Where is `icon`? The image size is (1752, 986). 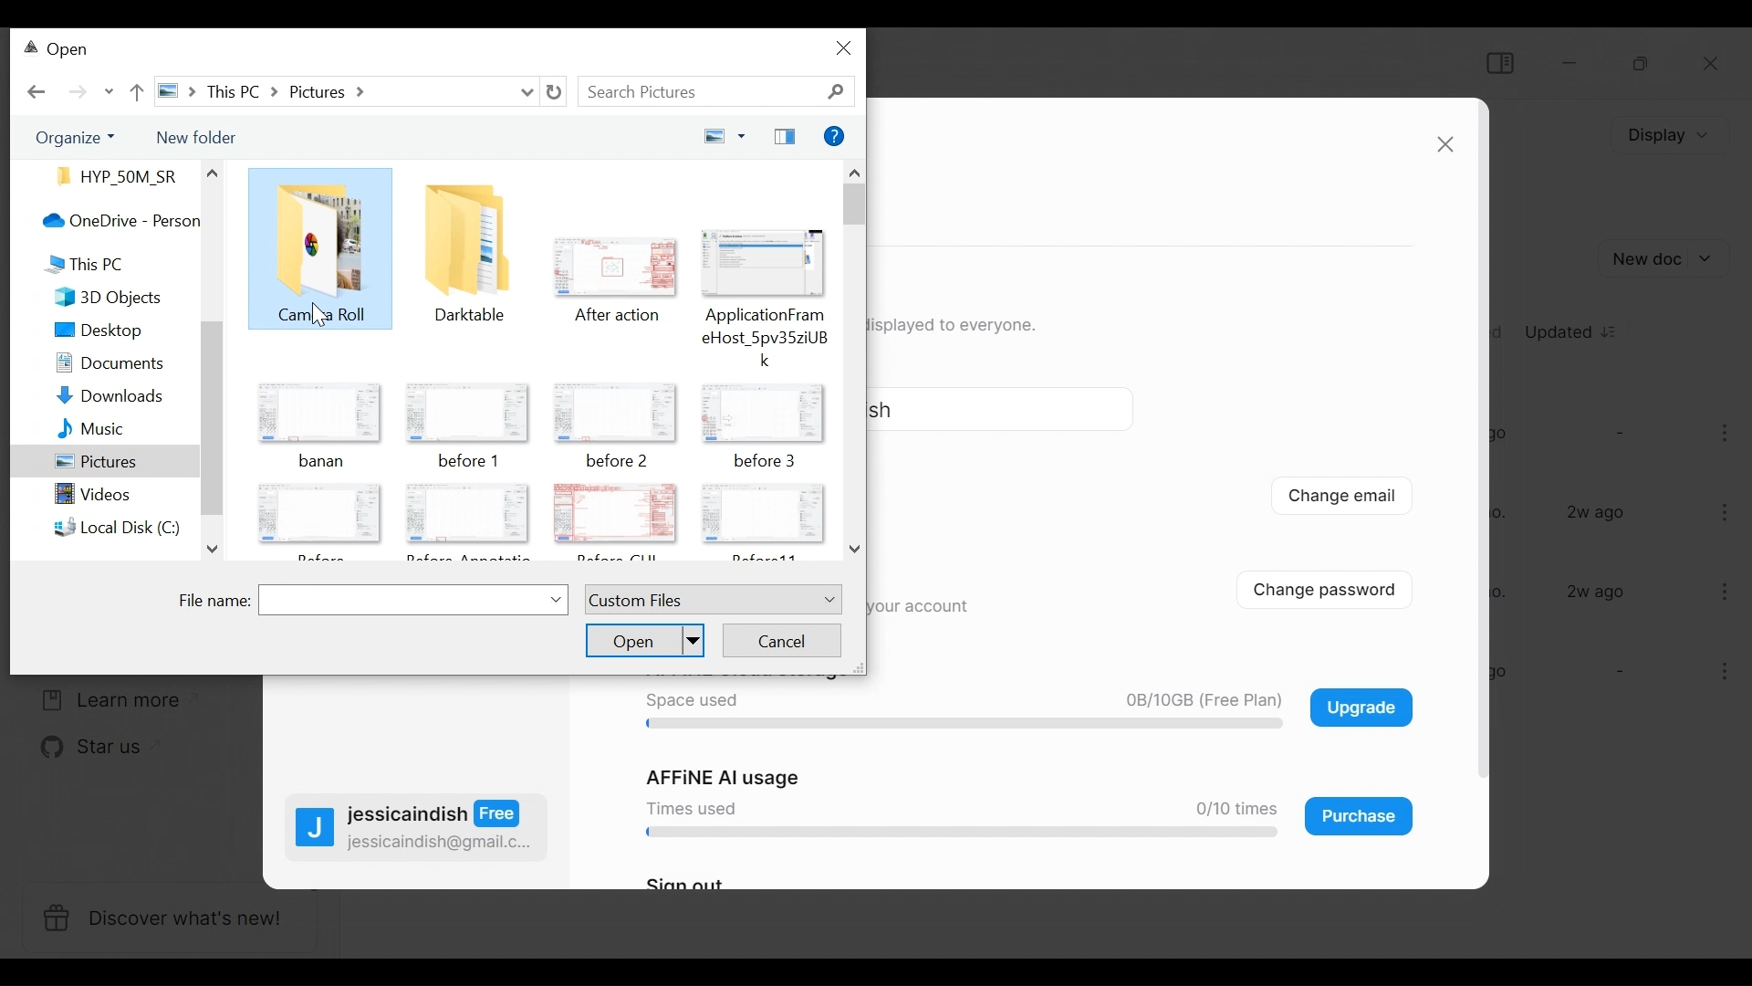 icon is located at coordinates (616, 512).